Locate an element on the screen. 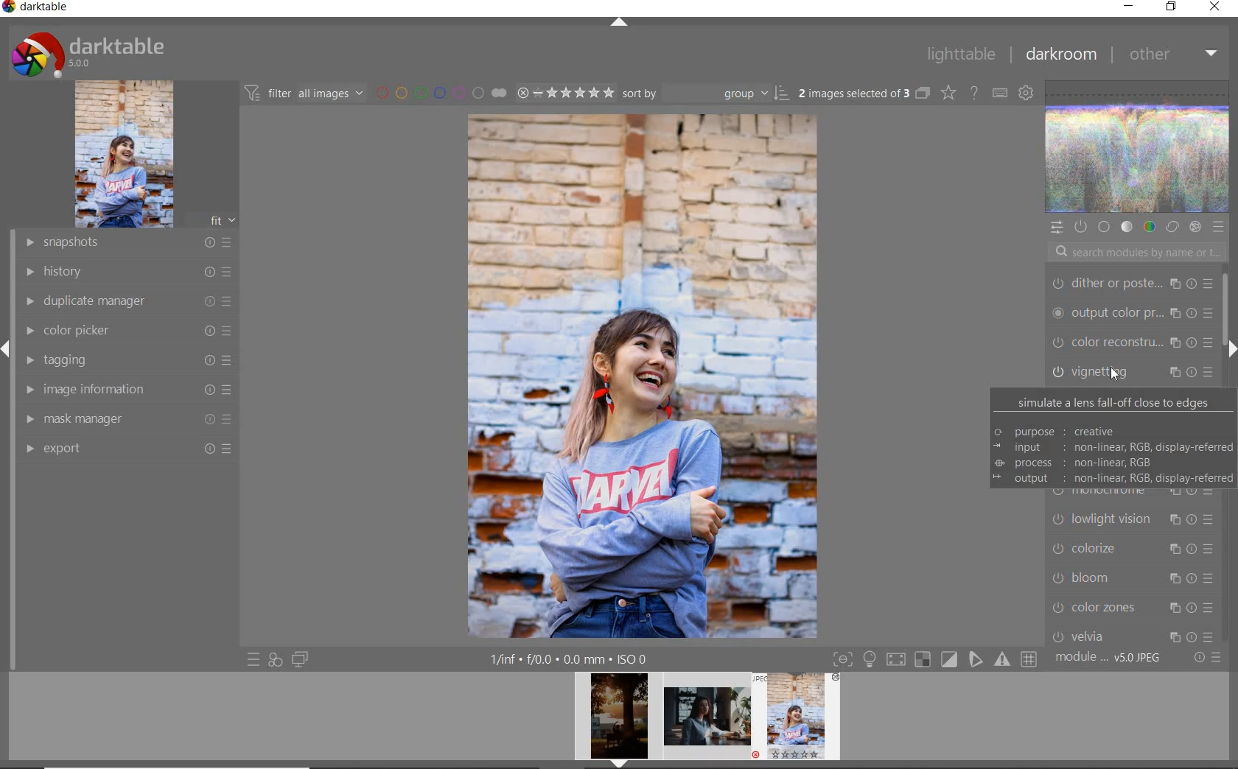 The width and height of the screenshot is (1238, 769). image preview is located at coordinates (801, 720).